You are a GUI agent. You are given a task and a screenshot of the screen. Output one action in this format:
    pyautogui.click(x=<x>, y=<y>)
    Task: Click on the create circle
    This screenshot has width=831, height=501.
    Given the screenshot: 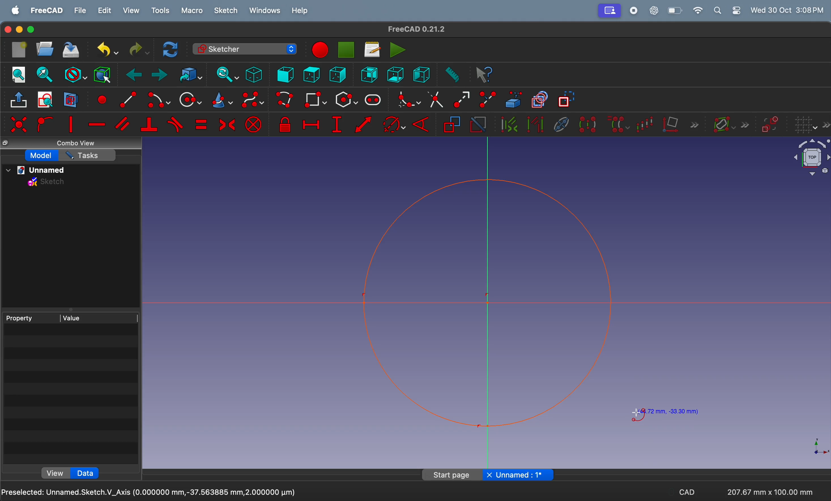 What is the action you would take?
    pyautogui.click(x=190, y=99)
    